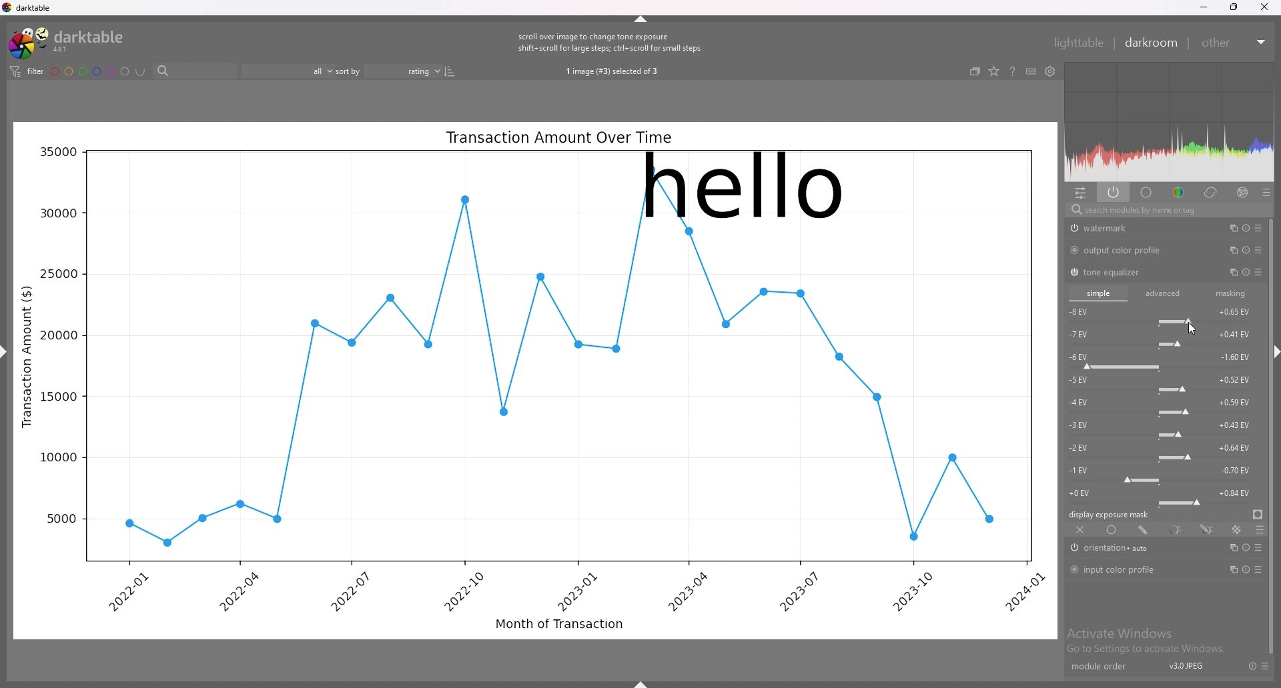 The height and width of the screenshot is (688, 1281). Describe the element at coordinates (141, 72) in the screenshot. I see `including color labels` at that location.